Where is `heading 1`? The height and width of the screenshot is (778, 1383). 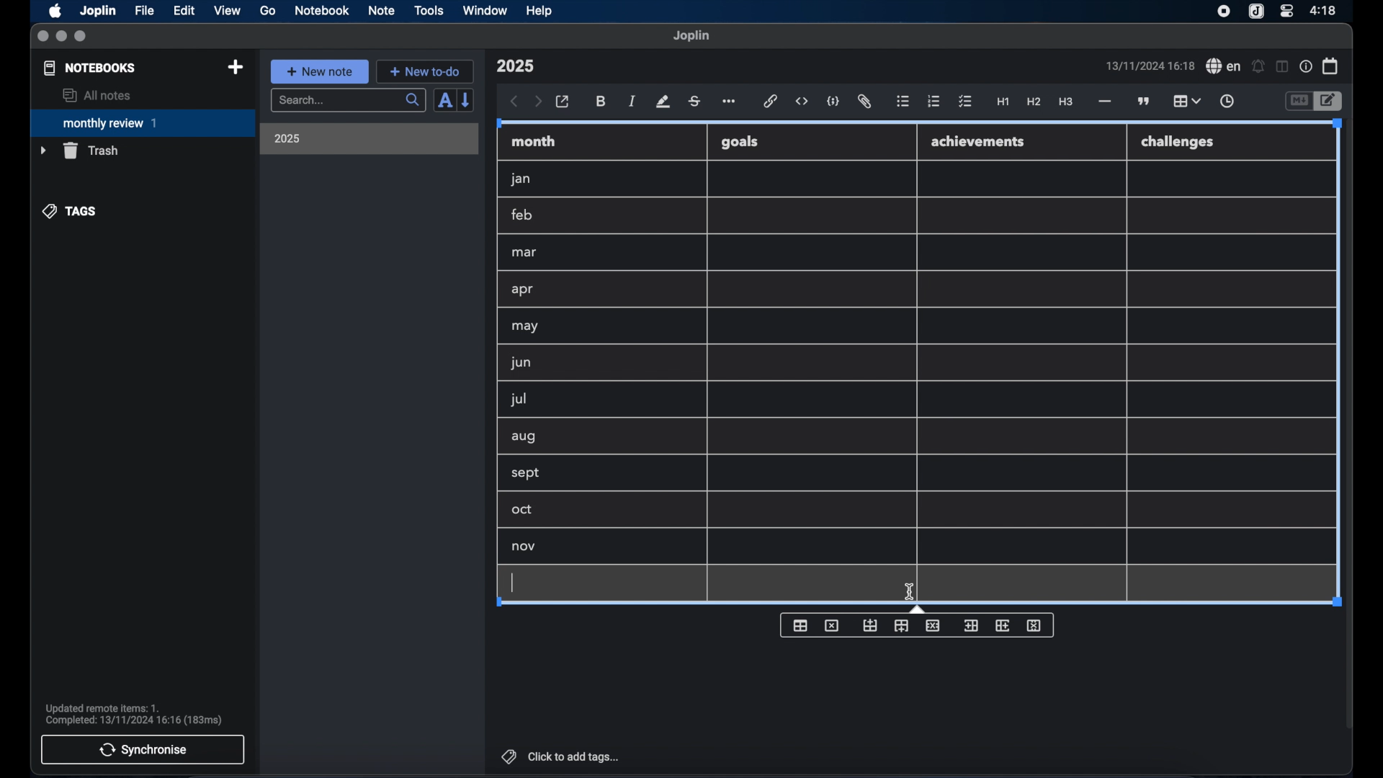
heading 1 is located at coordinates (1003, 102).